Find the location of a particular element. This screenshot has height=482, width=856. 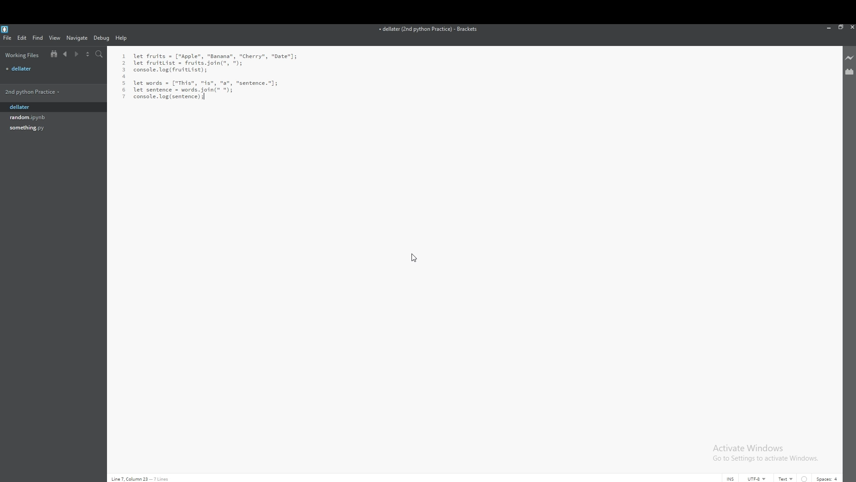

text is located at coordinates (786, 478).